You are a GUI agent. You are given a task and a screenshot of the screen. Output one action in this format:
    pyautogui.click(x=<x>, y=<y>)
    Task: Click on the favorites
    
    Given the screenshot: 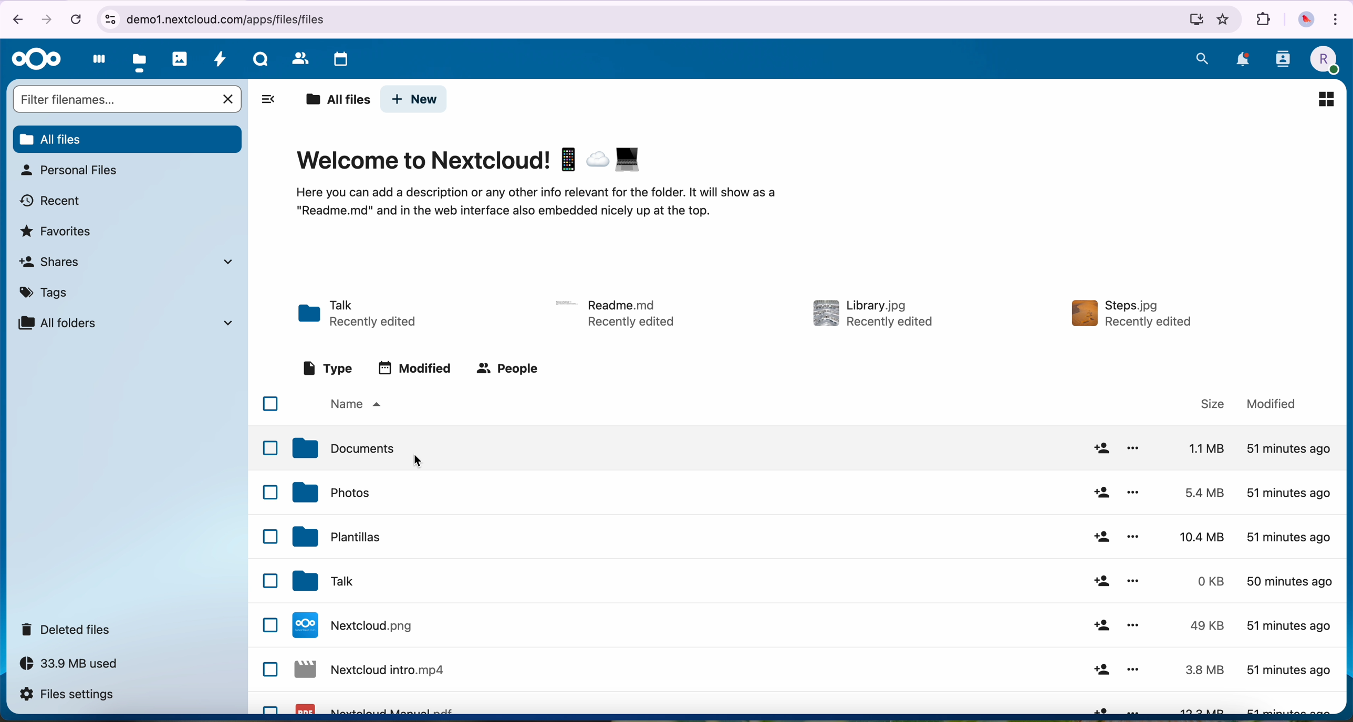 What is the action you would take?
    pyautogui.click(x=1224, y=19)
    